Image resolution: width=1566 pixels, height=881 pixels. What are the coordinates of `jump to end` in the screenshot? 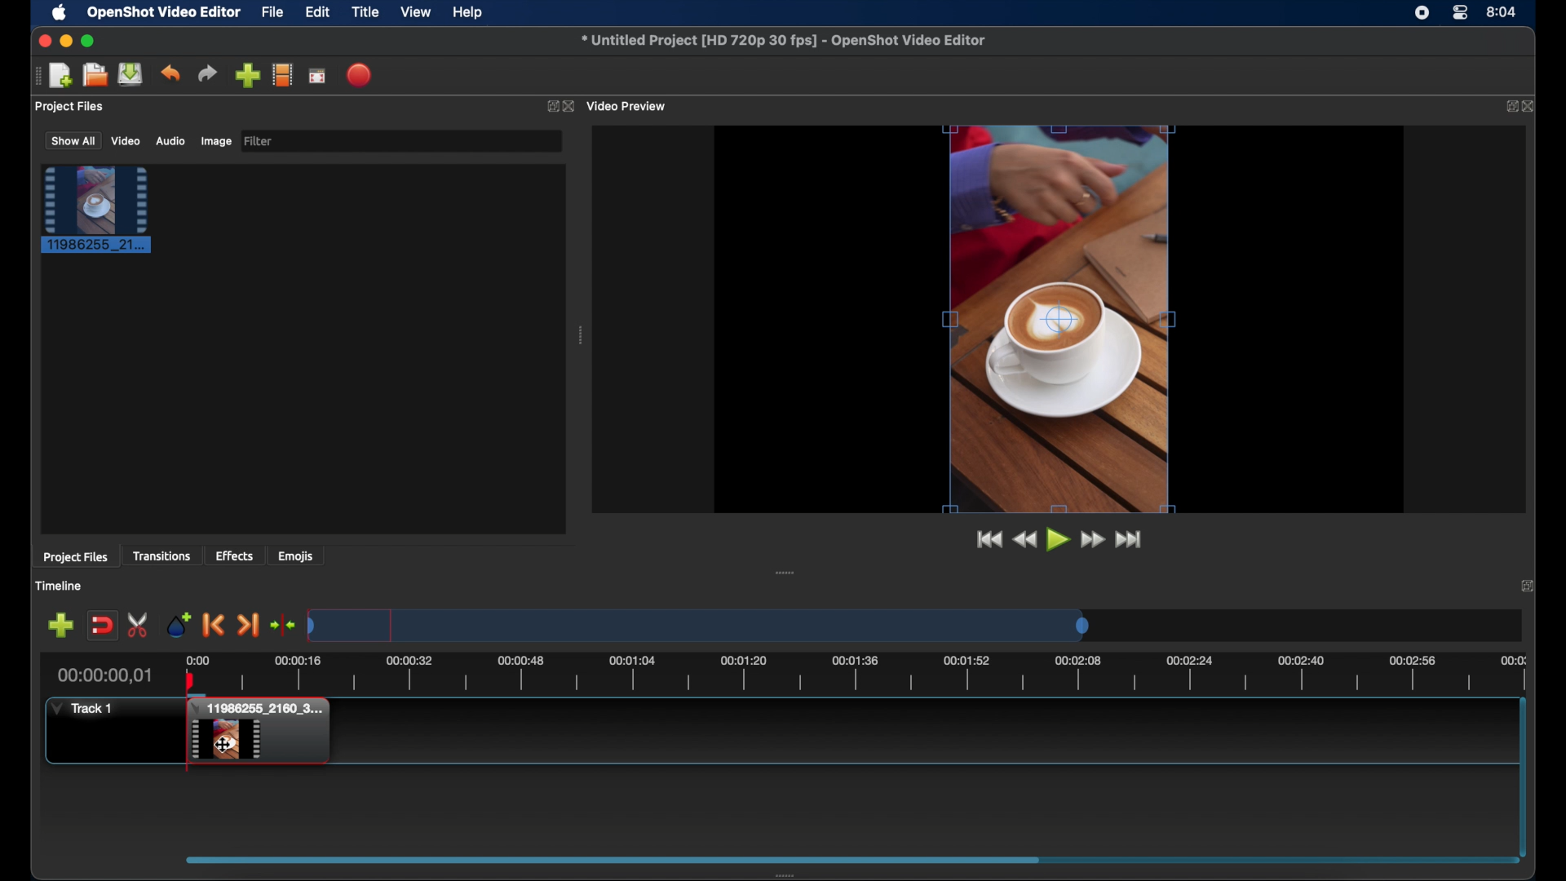 It's located at (1128, 540).